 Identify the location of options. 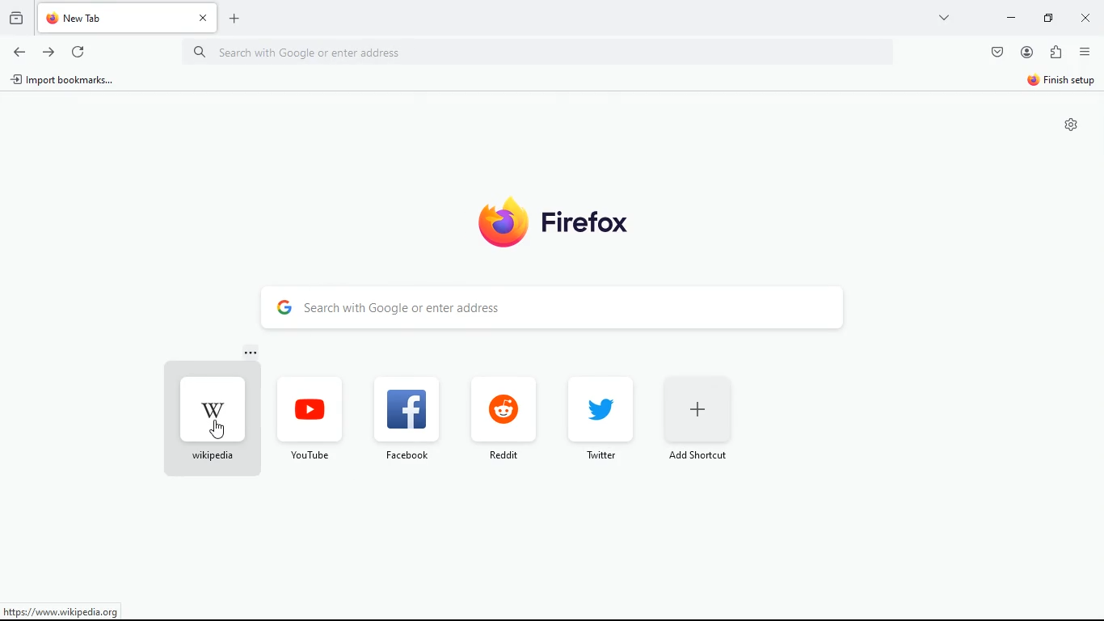
(1085, 52).